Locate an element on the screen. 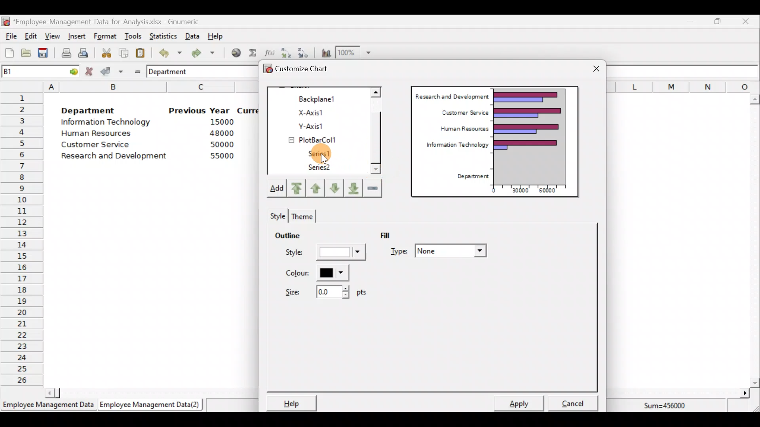 Image resolution: width=760 pixels, height=427 pixels. Backplane1 is located at coordinates (320, 98).